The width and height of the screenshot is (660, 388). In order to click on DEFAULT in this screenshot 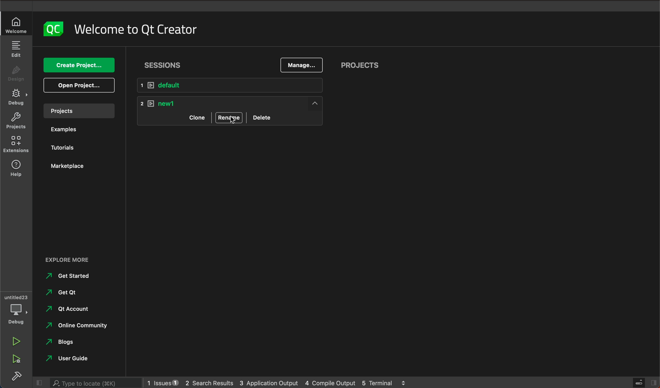, I will do `click(234, 86)`.